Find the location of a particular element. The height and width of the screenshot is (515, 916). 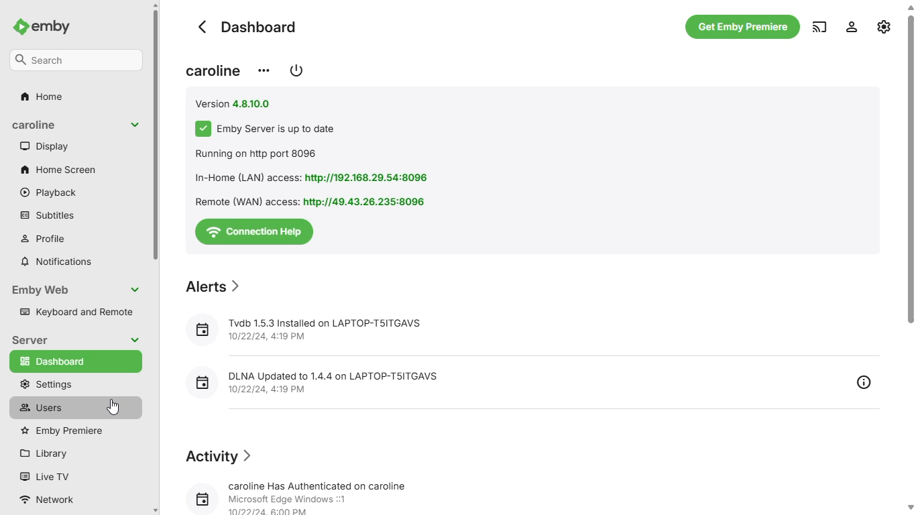

get emby premiere is located at coordinates (744, 26).